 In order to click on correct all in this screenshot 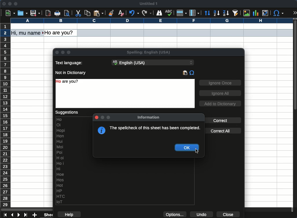, I will do `click(224, 131)`.